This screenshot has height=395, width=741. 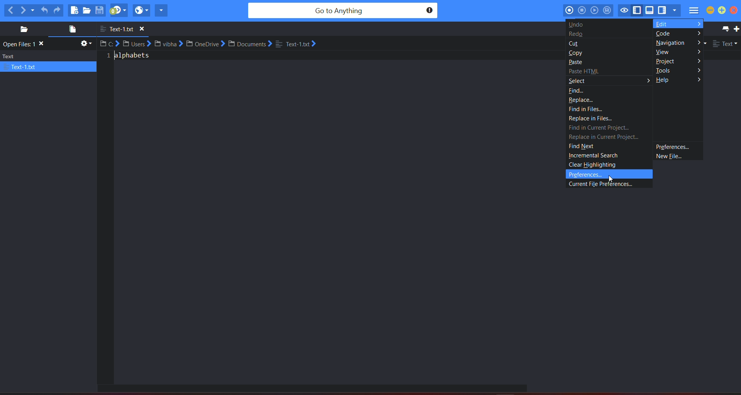 I want to click on open file, so click(x=70, y=30).